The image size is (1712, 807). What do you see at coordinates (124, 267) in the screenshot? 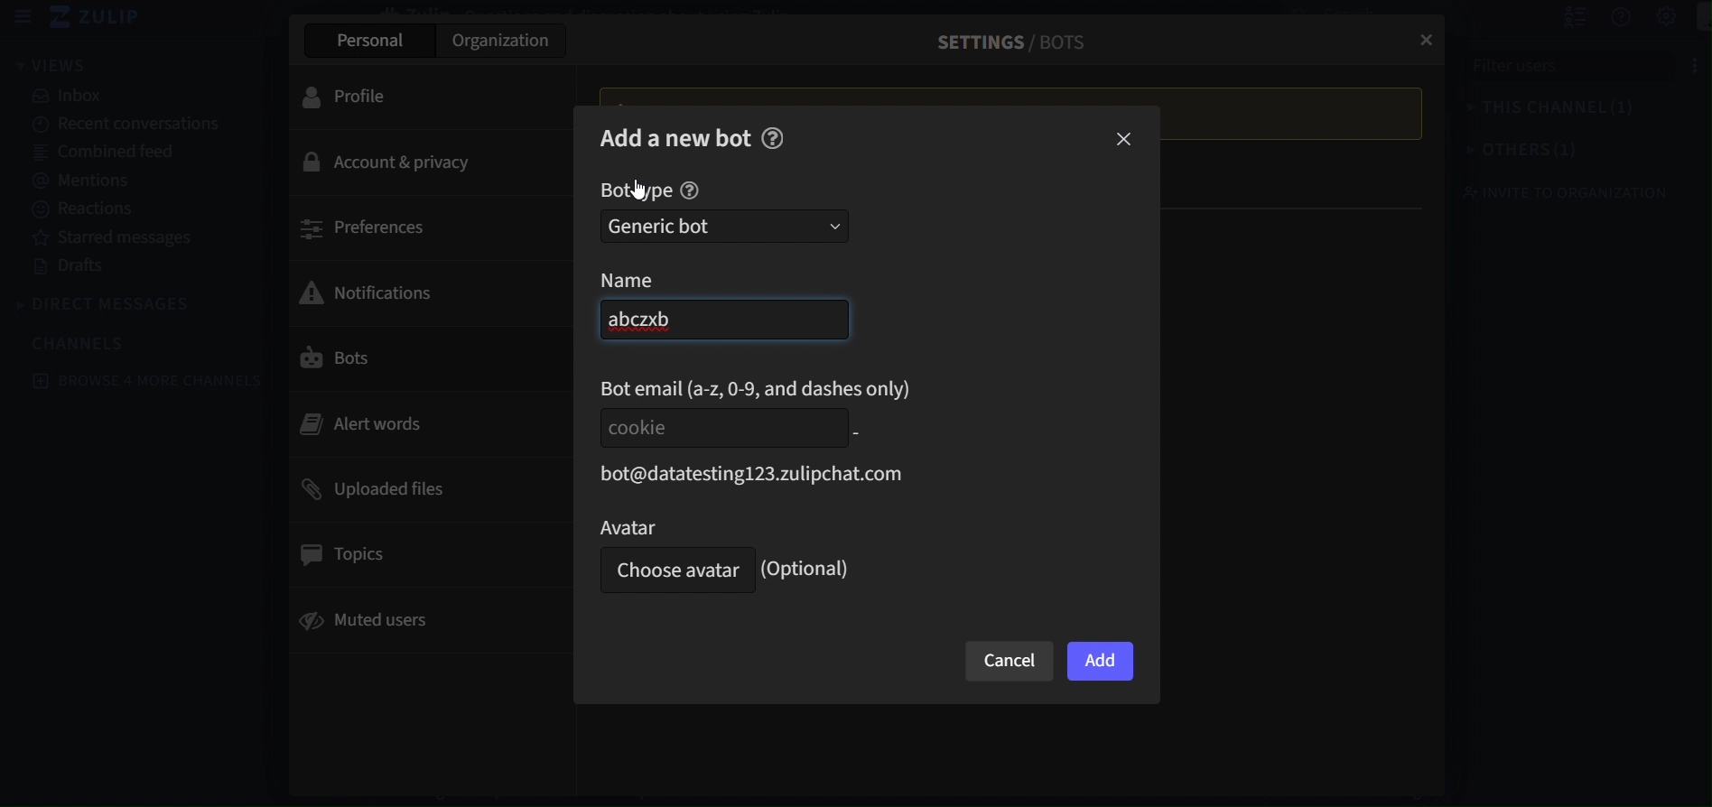
I see `drafts` at bounding box center [124, 267].